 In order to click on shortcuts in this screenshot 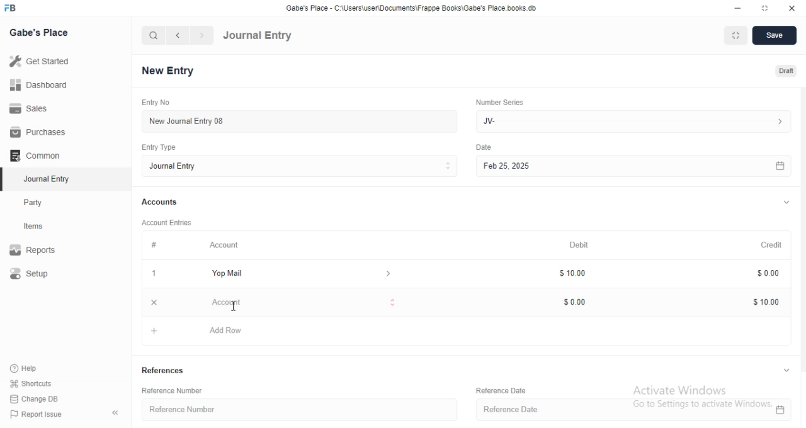, I will do `click(39, 383)`.